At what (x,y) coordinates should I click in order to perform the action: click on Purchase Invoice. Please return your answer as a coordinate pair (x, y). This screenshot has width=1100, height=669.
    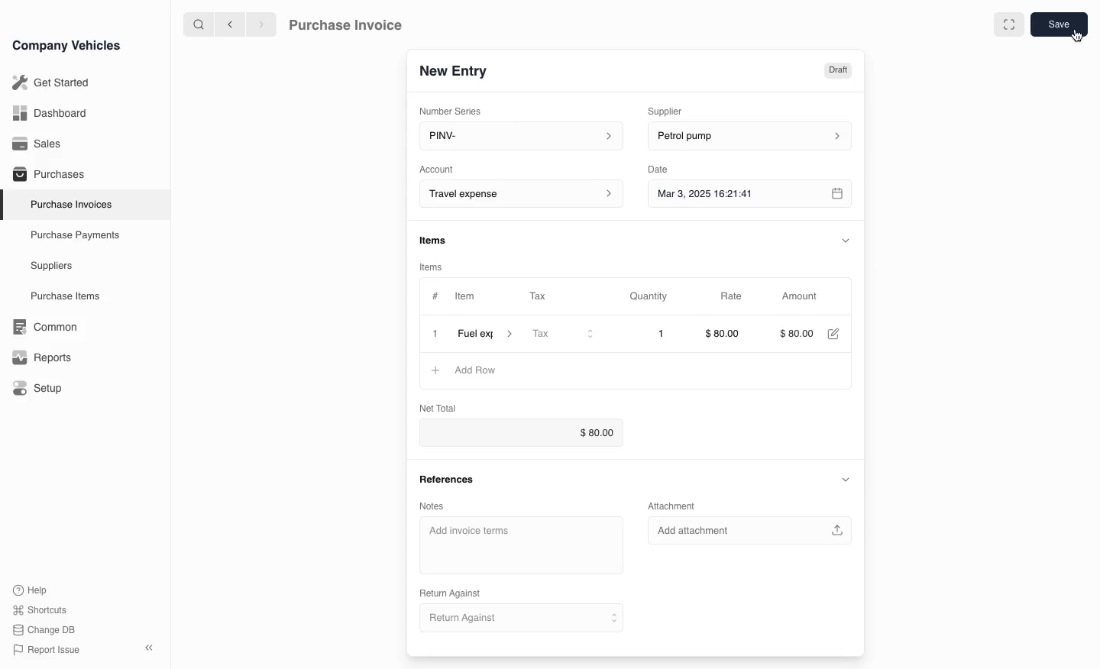
    Looking at the image, I should click on (356, 24).